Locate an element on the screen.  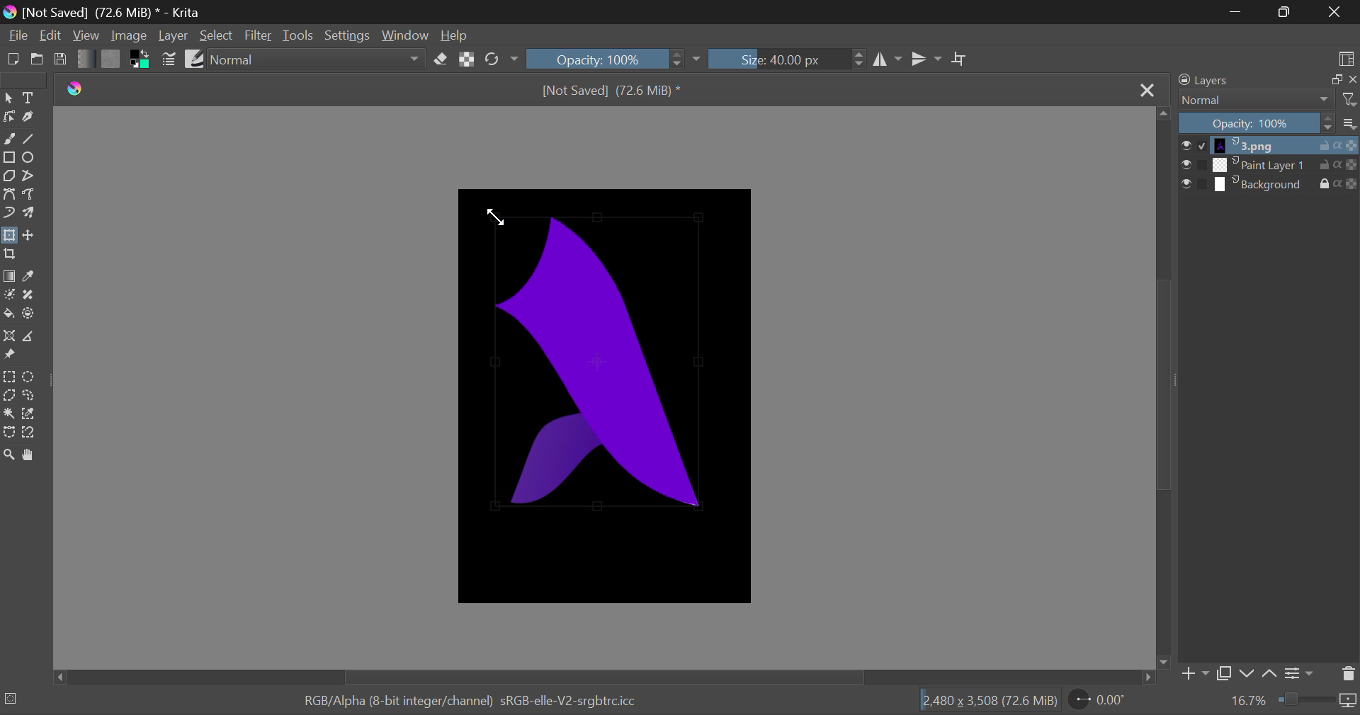
Brush Presets is located at coordinates (194, 59).